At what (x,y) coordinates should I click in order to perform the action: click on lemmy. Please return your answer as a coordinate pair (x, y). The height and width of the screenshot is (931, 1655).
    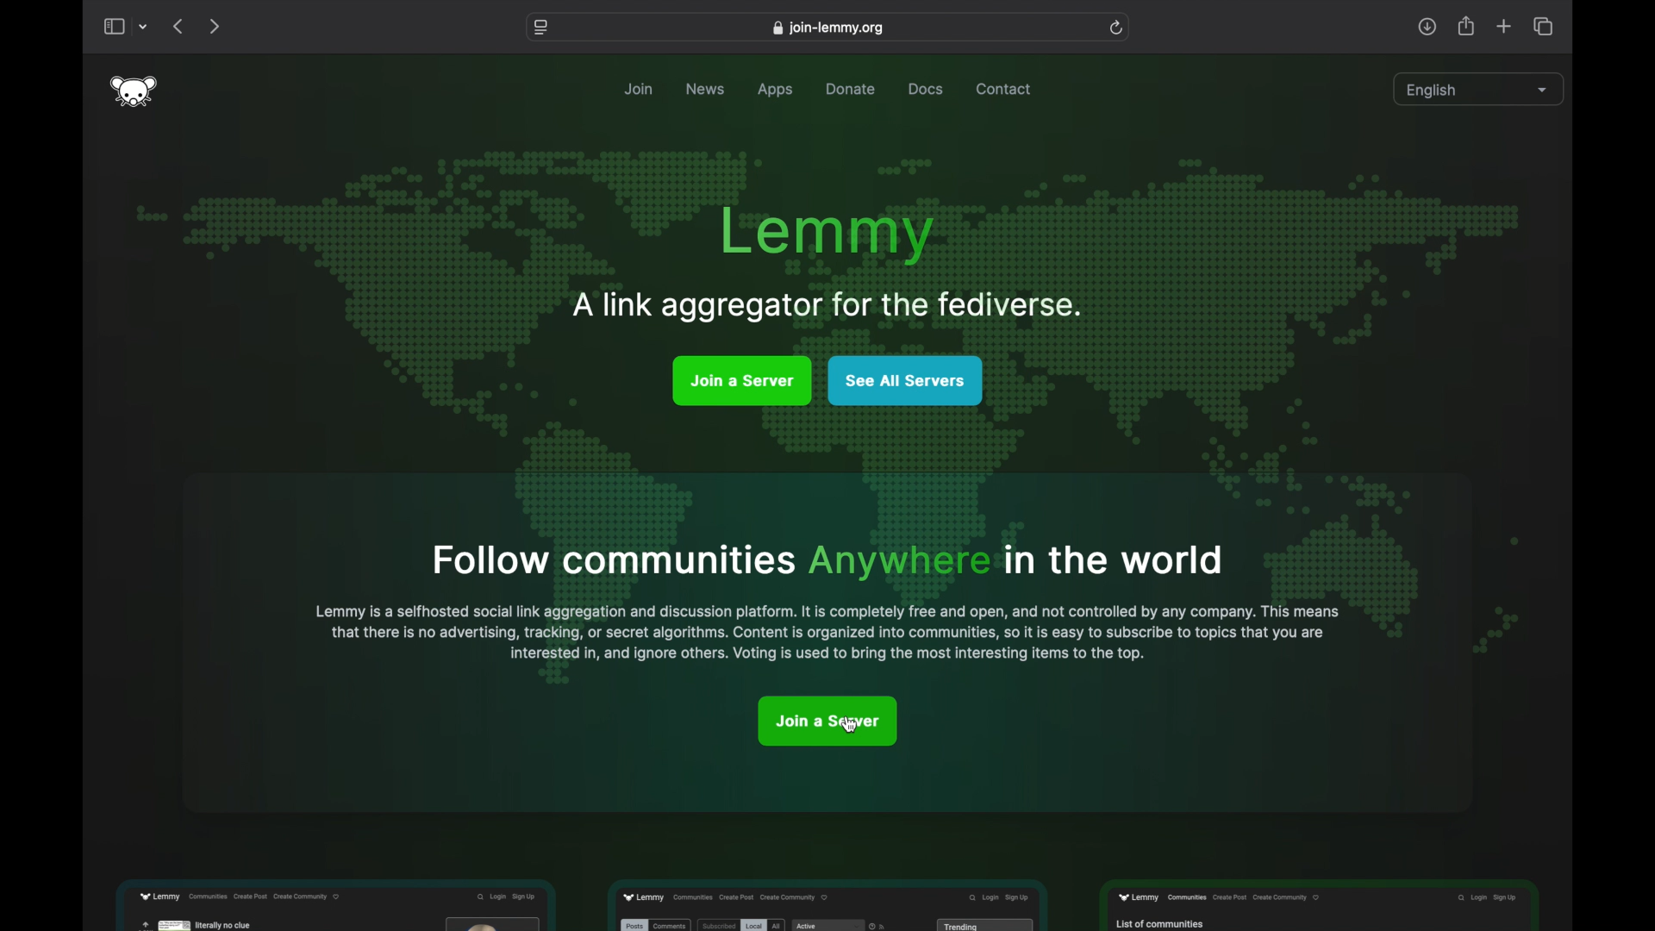
    Looking at the image, I should click on (134, 91).